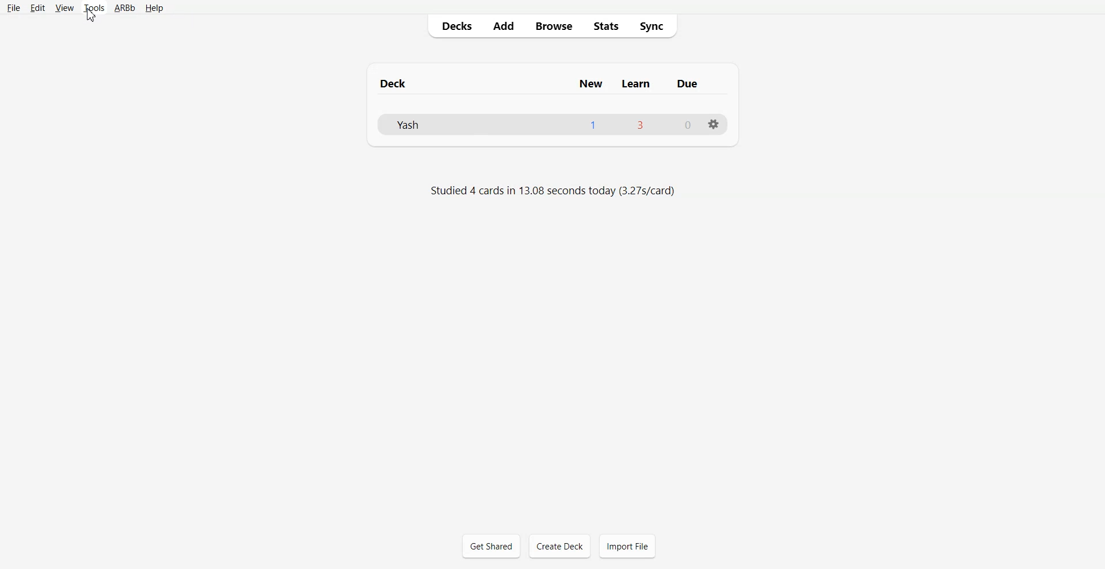 The width and height of the screenshot is (1105, 569). I want to click on Settings, so click(713, 124).